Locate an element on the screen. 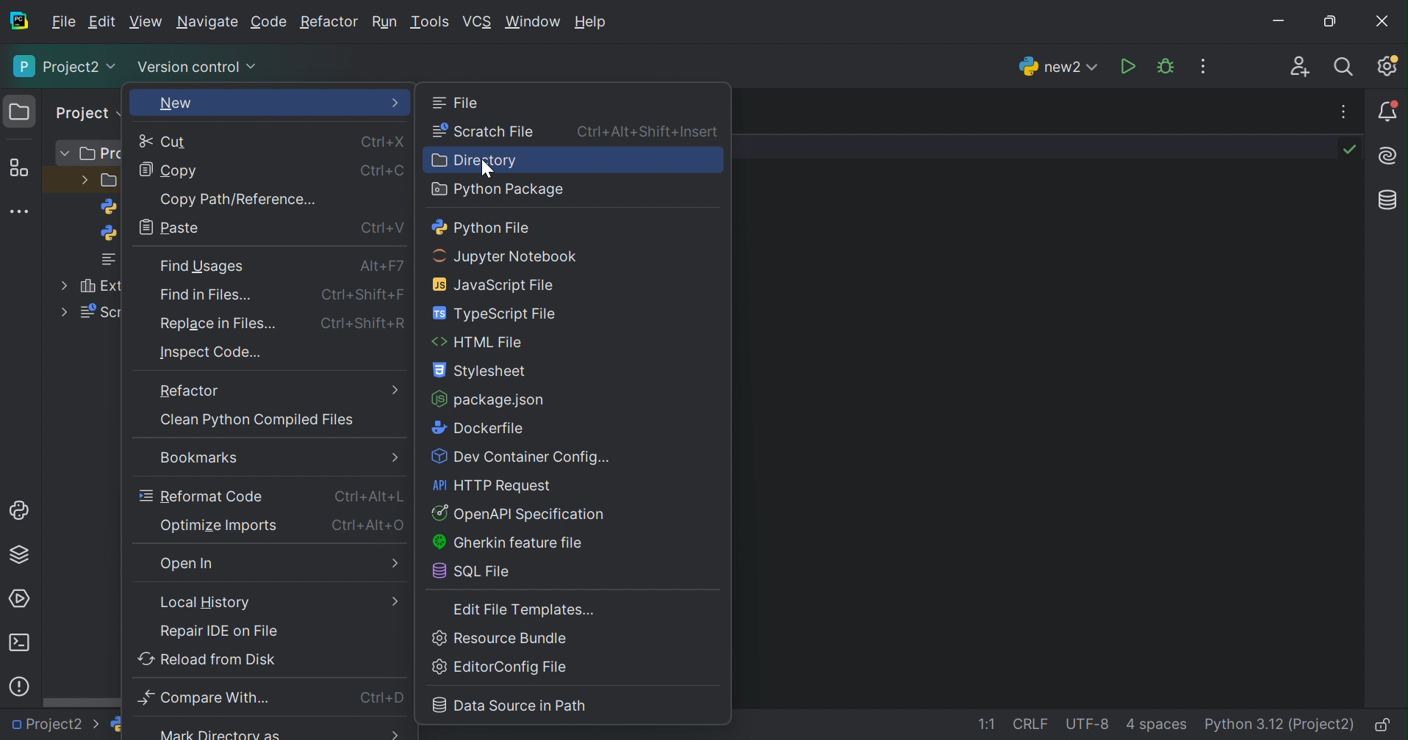  More is located at coordinates (82, 178).